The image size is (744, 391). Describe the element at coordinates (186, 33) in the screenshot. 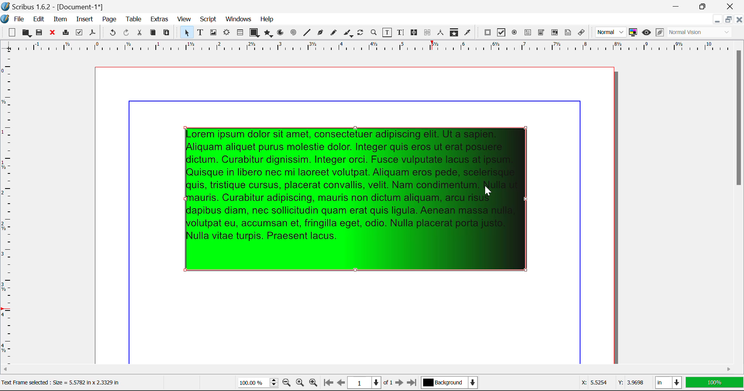

I see `Select` at that location.